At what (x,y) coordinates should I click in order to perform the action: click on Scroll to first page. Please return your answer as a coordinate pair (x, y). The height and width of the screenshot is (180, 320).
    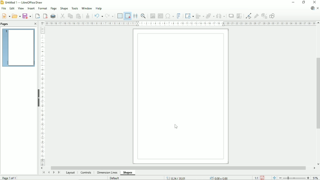
    Looking at the image, I should click on (43, 173).